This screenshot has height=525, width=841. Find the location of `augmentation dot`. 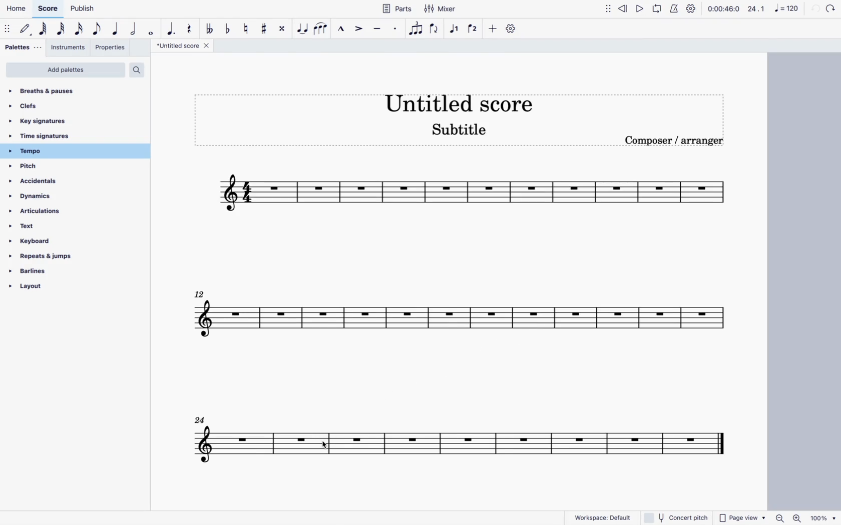

augmentation dot is located at coordinates (171, 29).